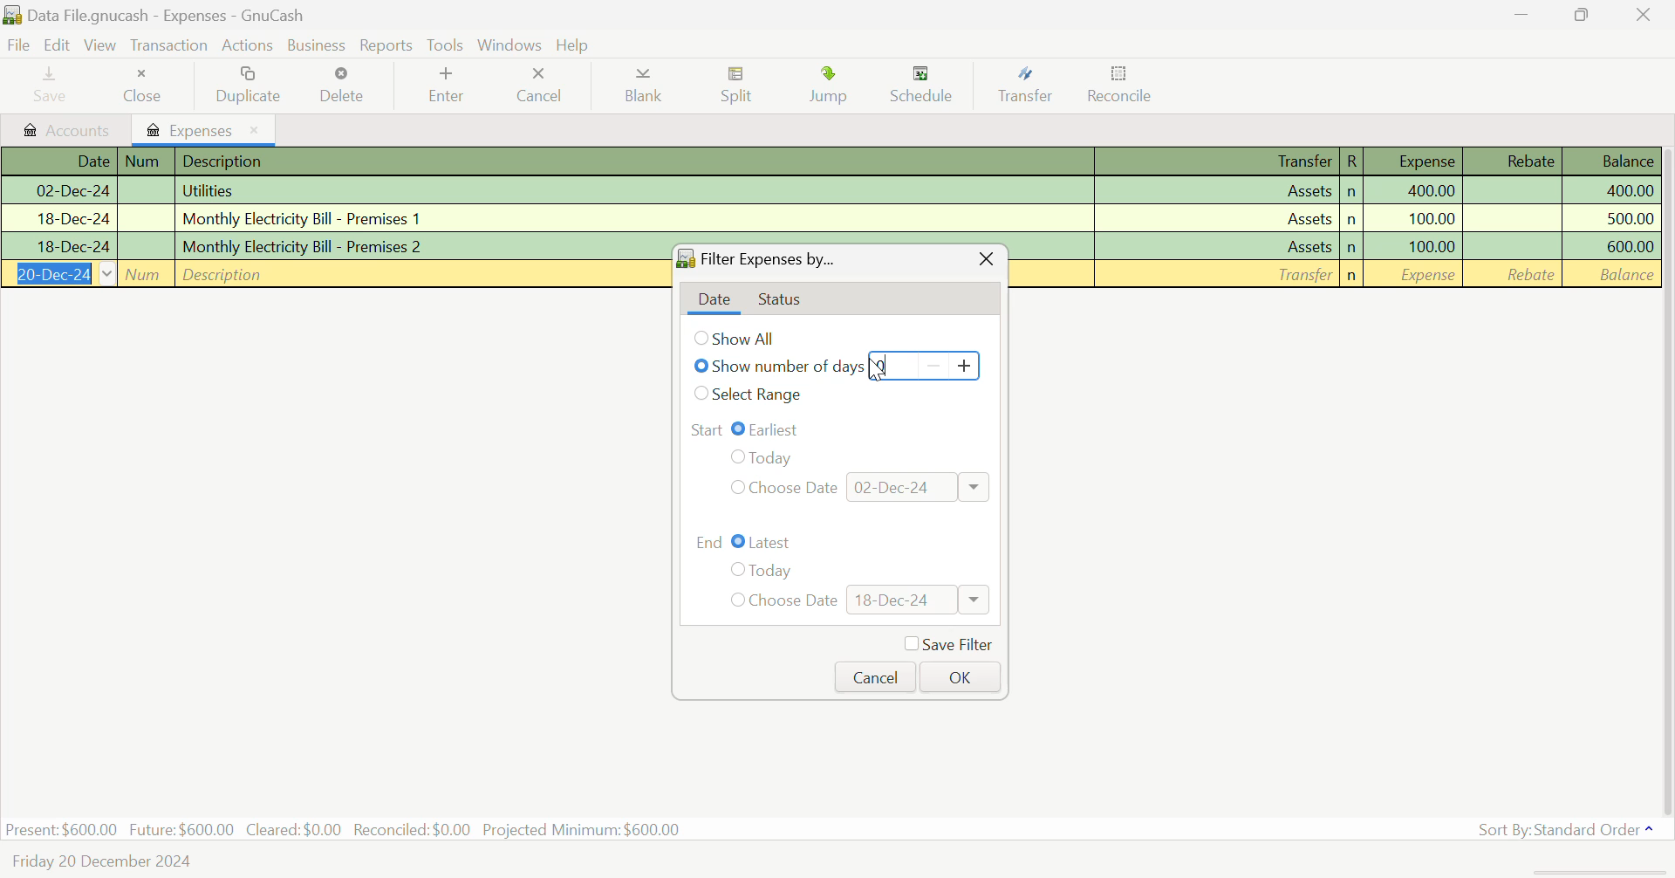  Describe the element at coordinates (844, 542) in the screenshot. I see `Range End: Latest` at that location.